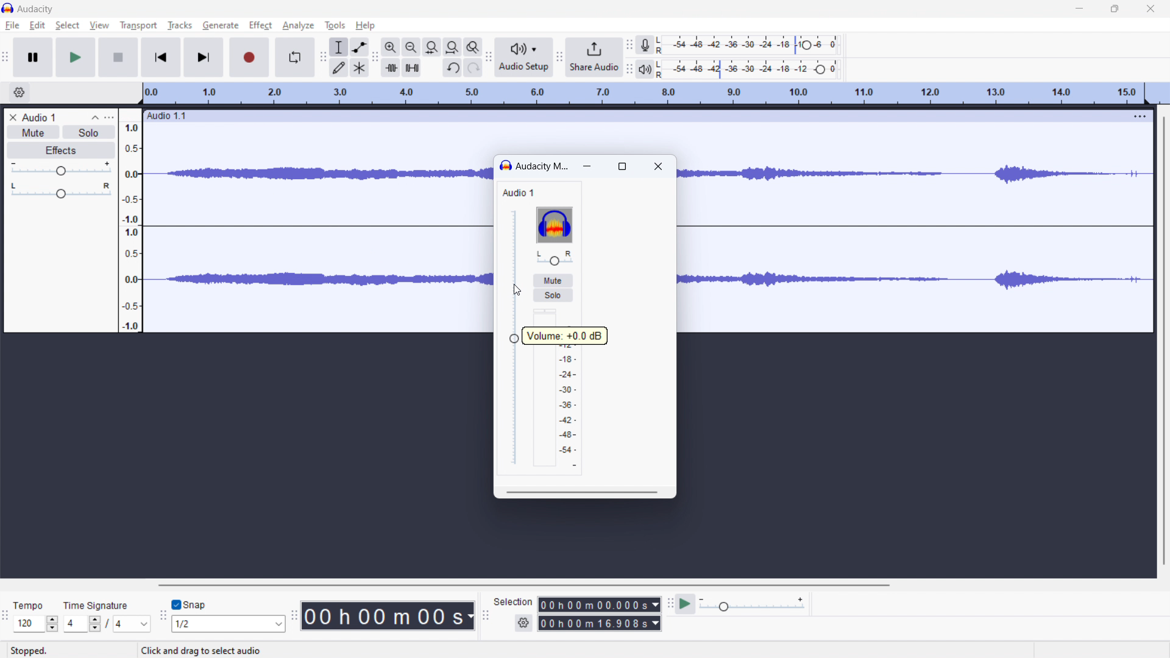 This screenshot has width=1170, height=658. What do you see at coordinates (1139, 116) in the screenshot?
I see `menu` at bounding box center [1139, 116].